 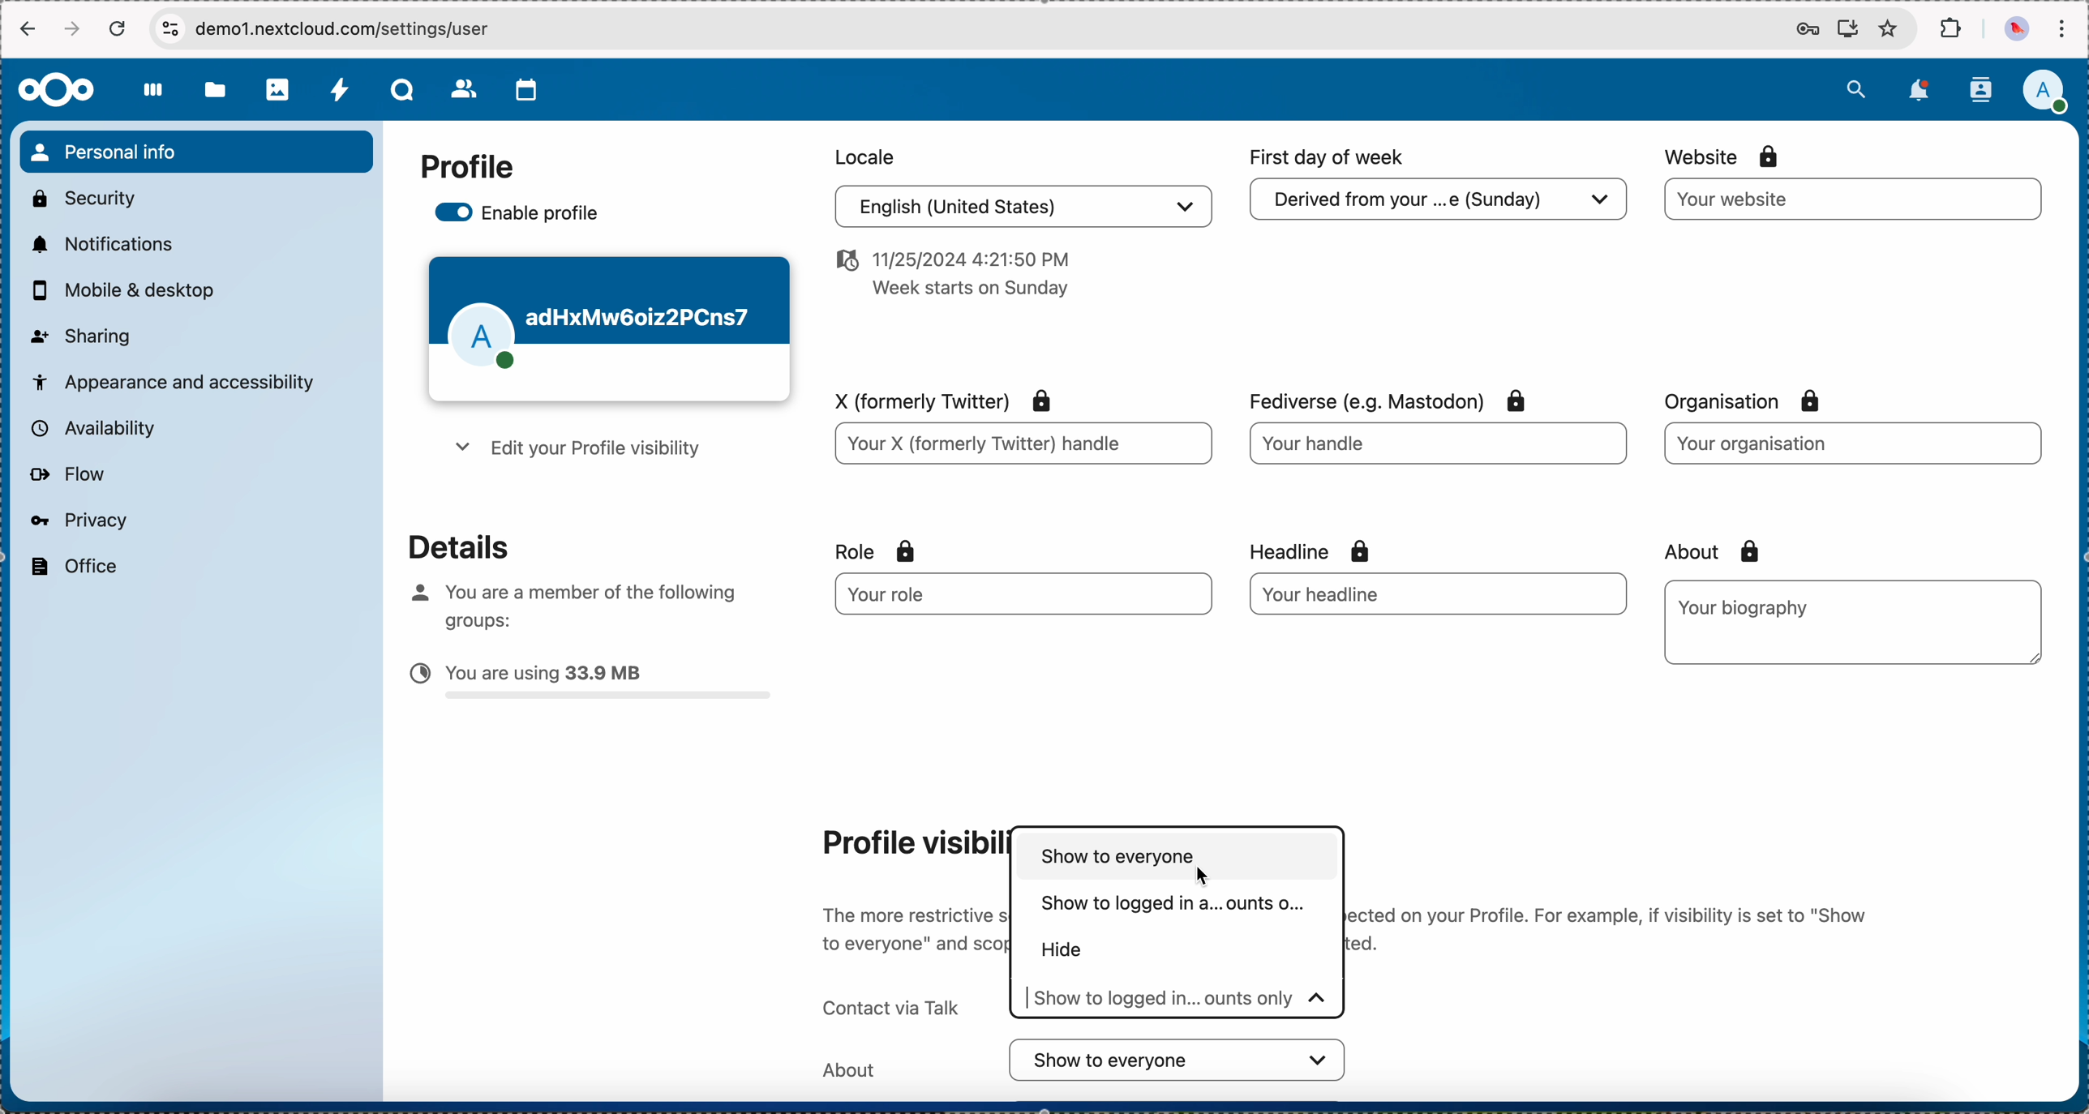 What do you see at coordinates (405, 92) in the screenshot?
I see `Talk` at bounding box center [405, 92].